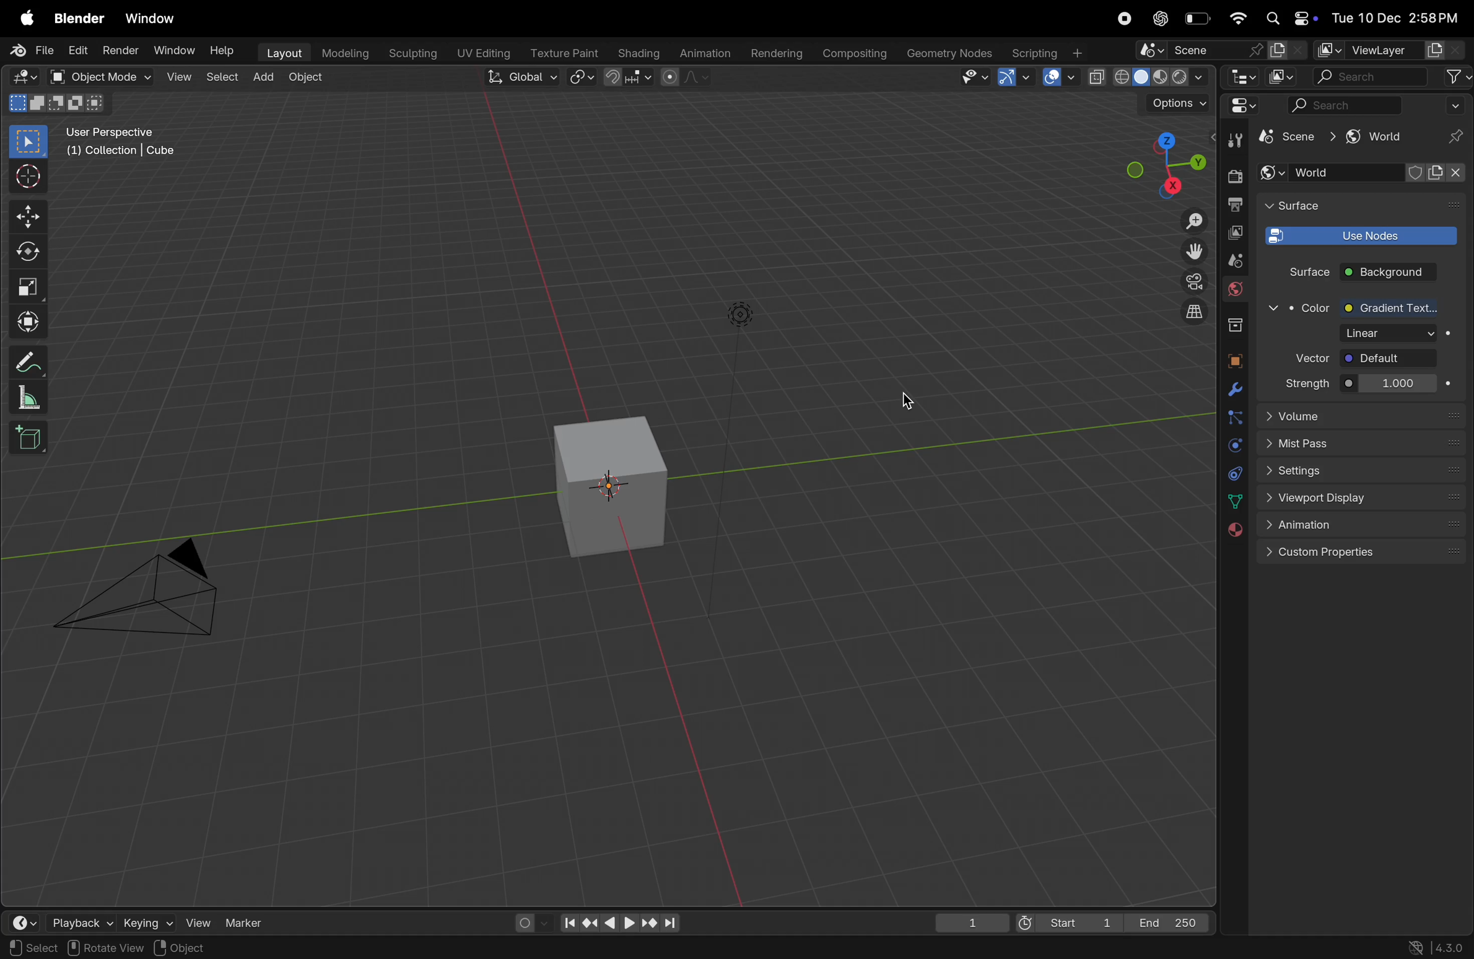  What do you see at coordinates (77, 51) in the screenshot?
I see `Edit` at bounding box center [77, 51].